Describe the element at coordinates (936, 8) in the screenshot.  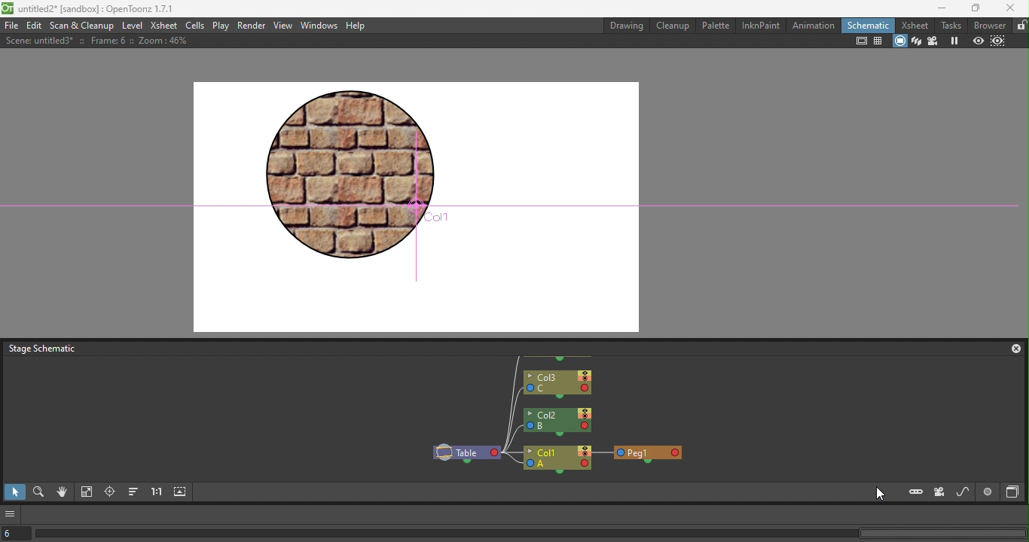
I see `Minimize` at that location.